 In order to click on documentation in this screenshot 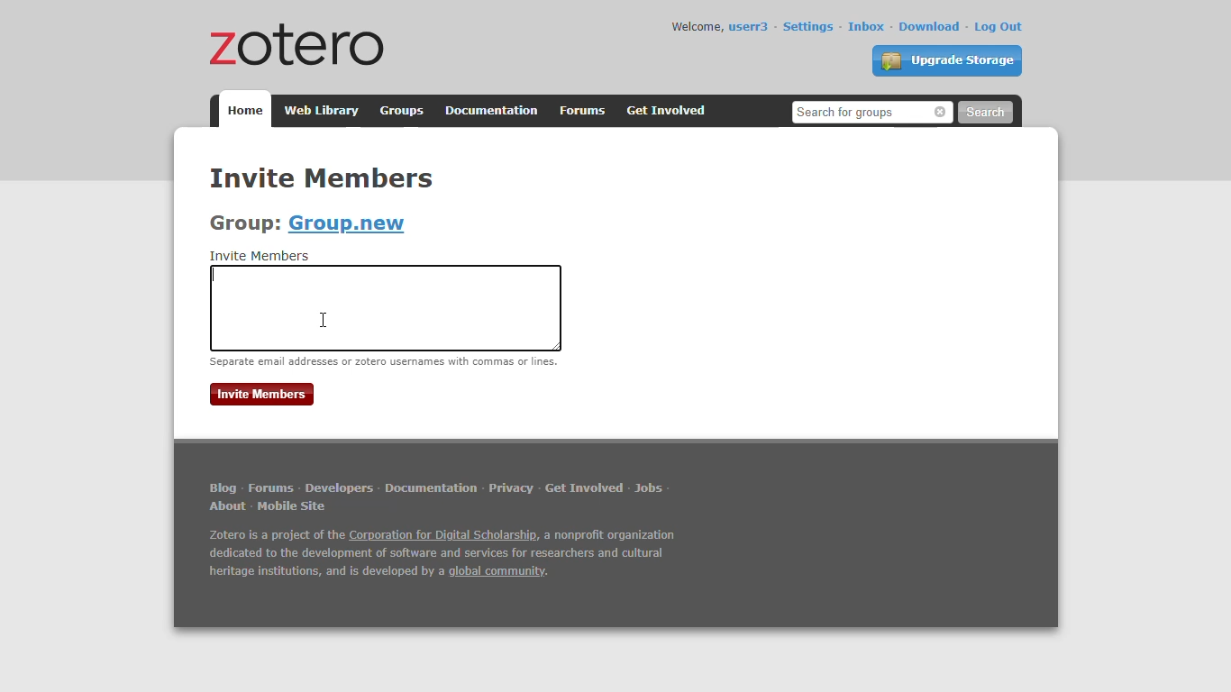, I will do `click(431, 489)`.